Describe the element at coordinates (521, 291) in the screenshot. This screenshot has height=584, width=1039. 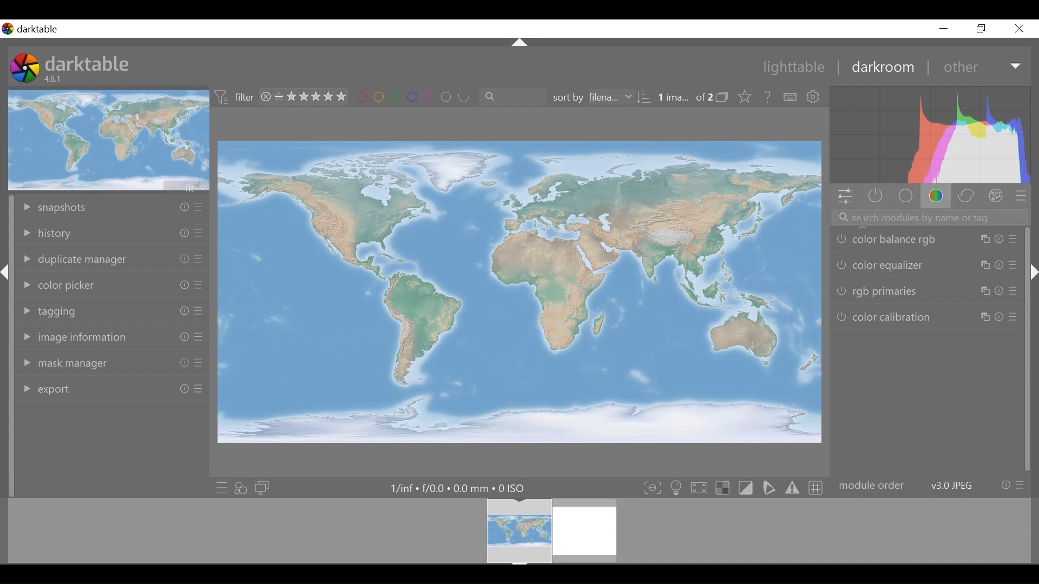
I see `main editing are` at that location.